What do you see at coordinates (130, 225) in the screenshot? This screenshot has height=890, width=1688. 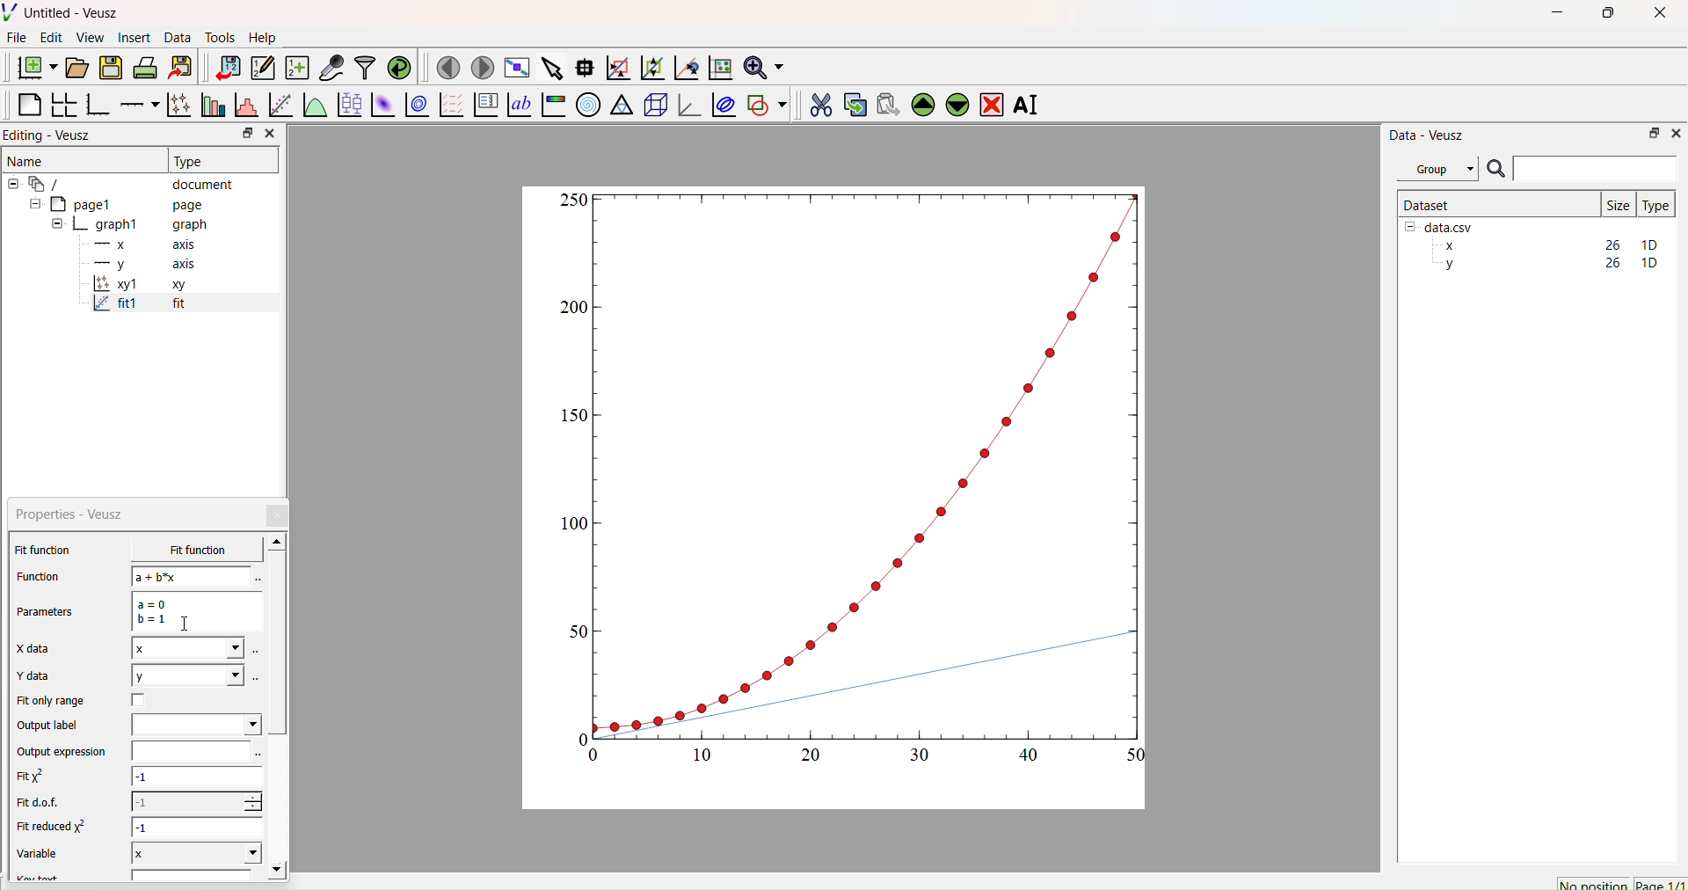 I see `graph1 graph` at bounding box center [130, 225].